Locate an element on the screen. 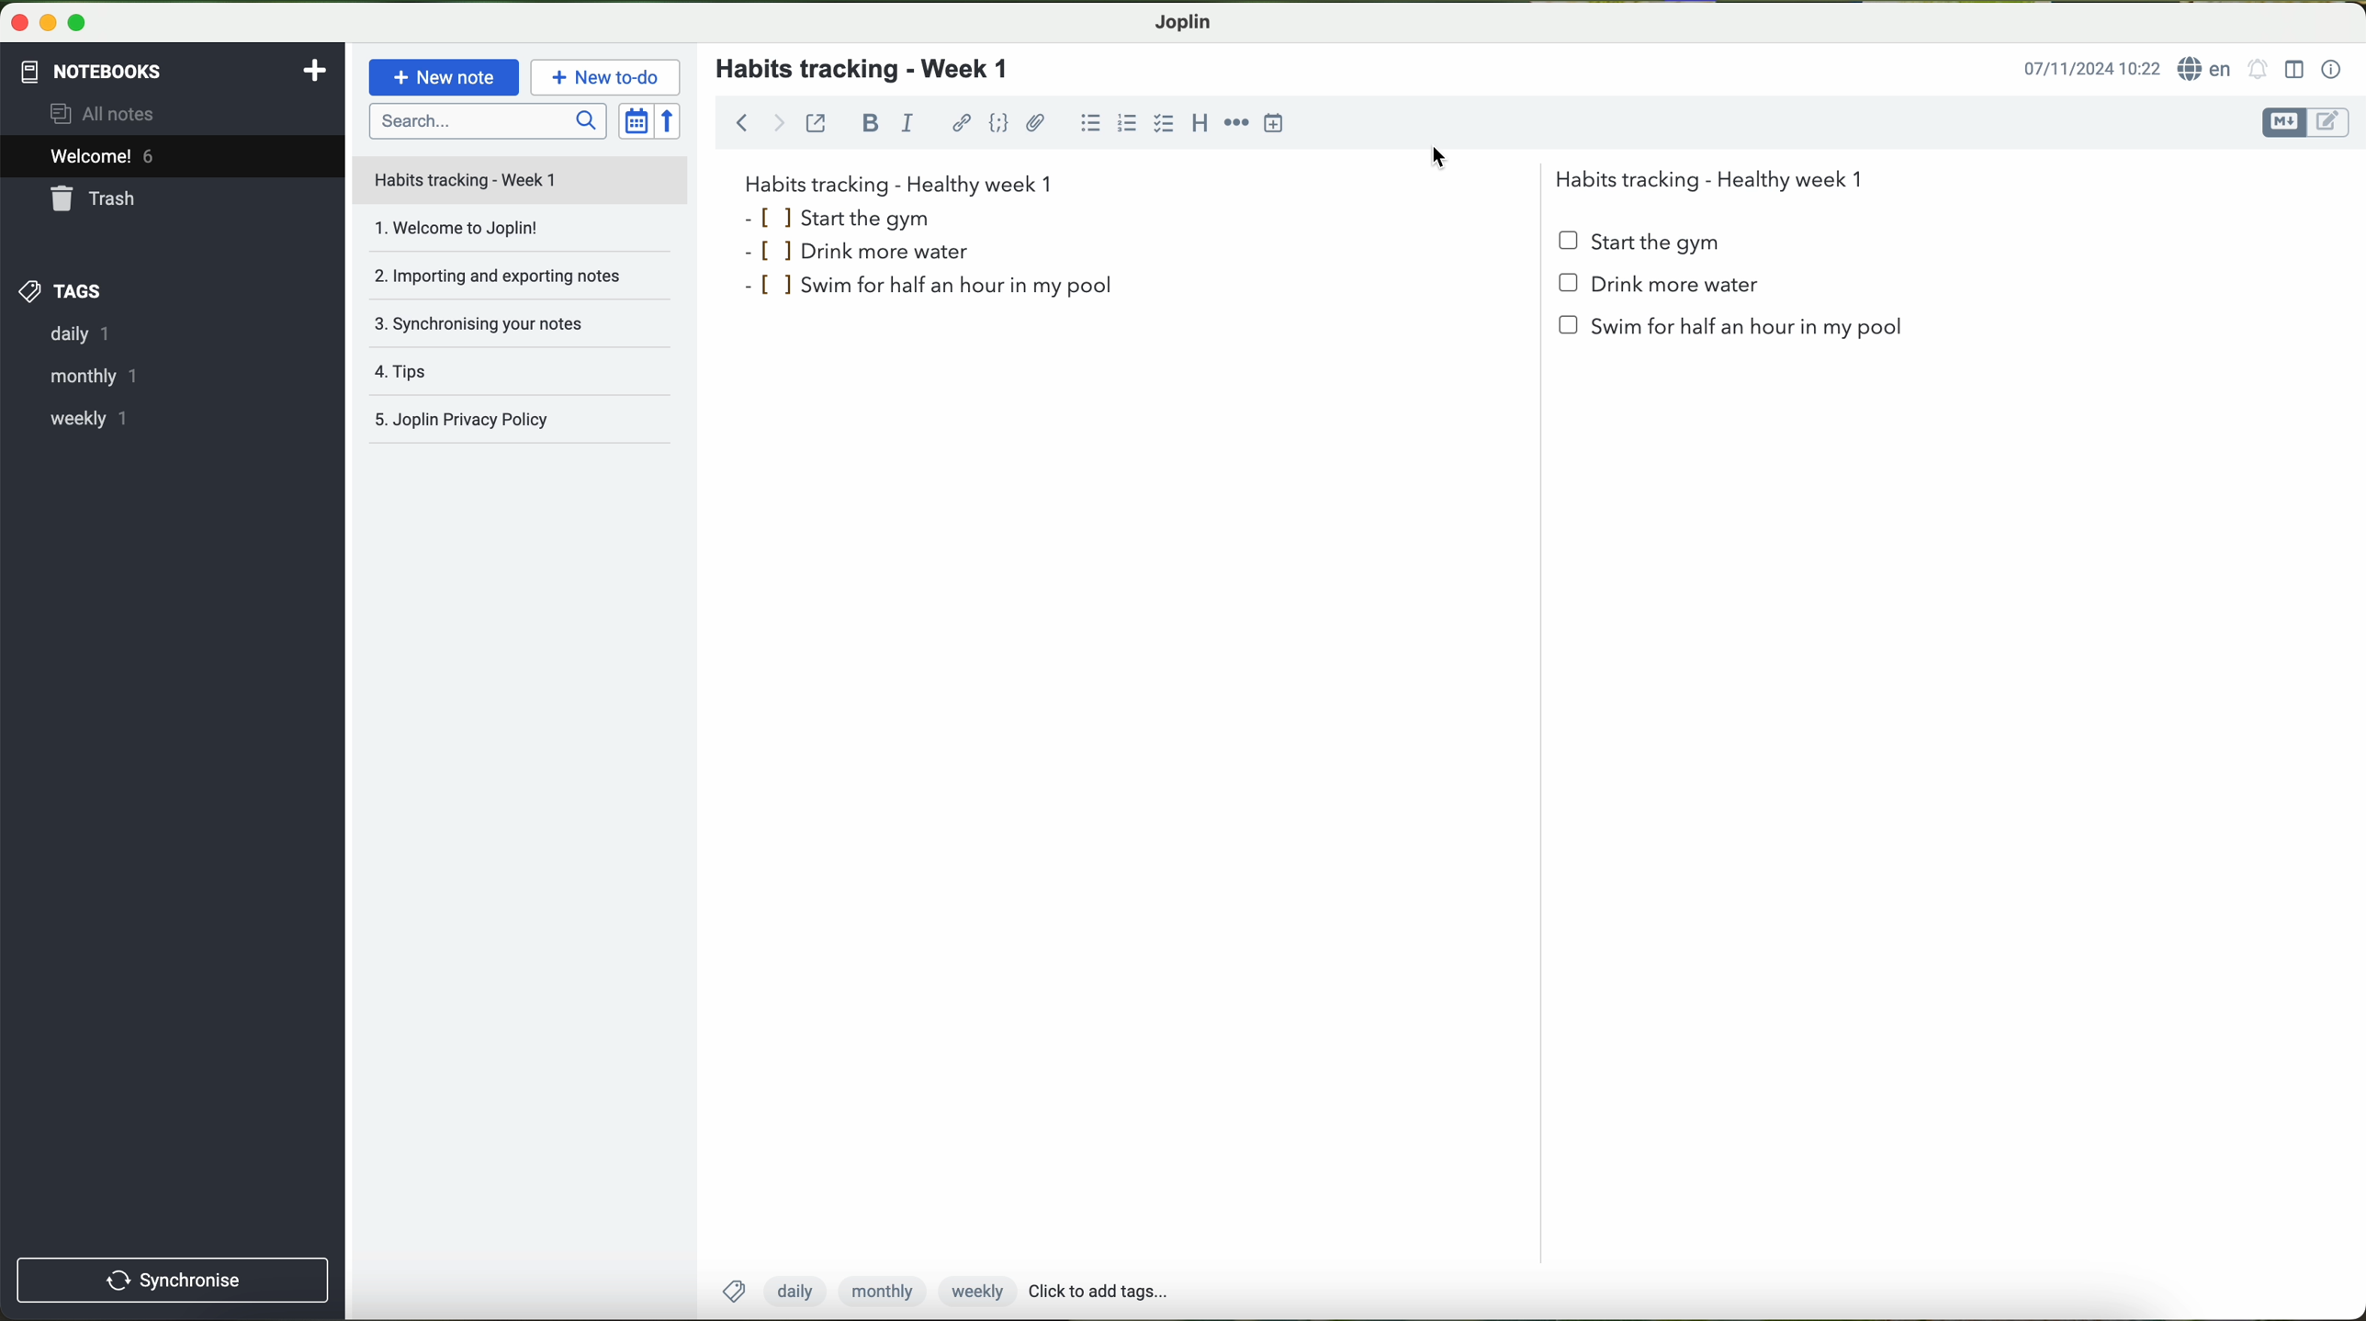 The width and height of the screenshot is (2366, 1321). reverse sort order is located at coordinates (670, 120).